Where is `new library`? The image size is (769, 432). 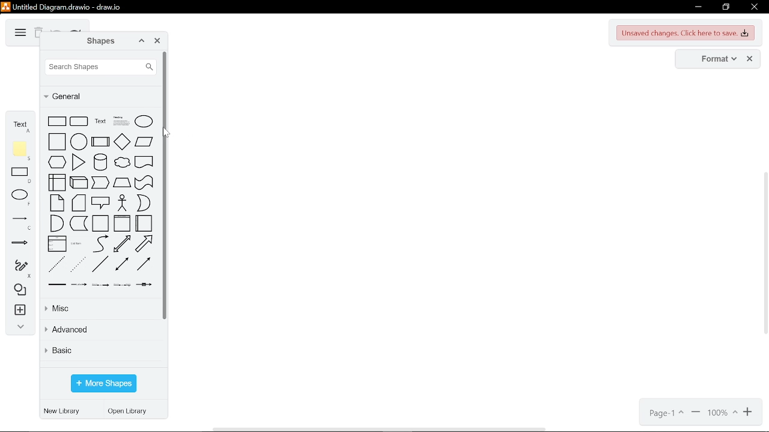 new library is located at coordinates (64, 412).